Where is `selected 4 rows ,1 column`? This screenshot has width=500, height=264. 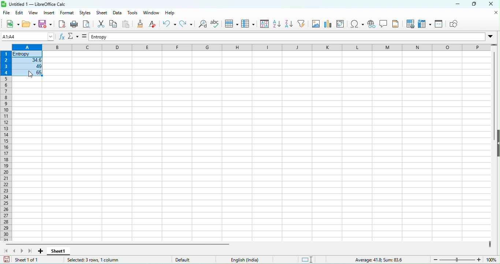 selected 4 rows ,1 column is located at coordinates (97, 260).